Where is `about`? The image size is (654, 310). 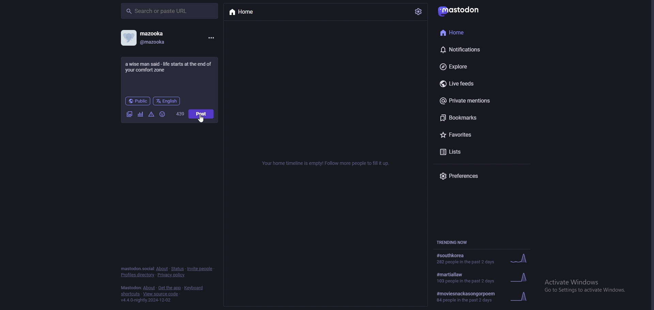
about is located at coordinates (162, 268).